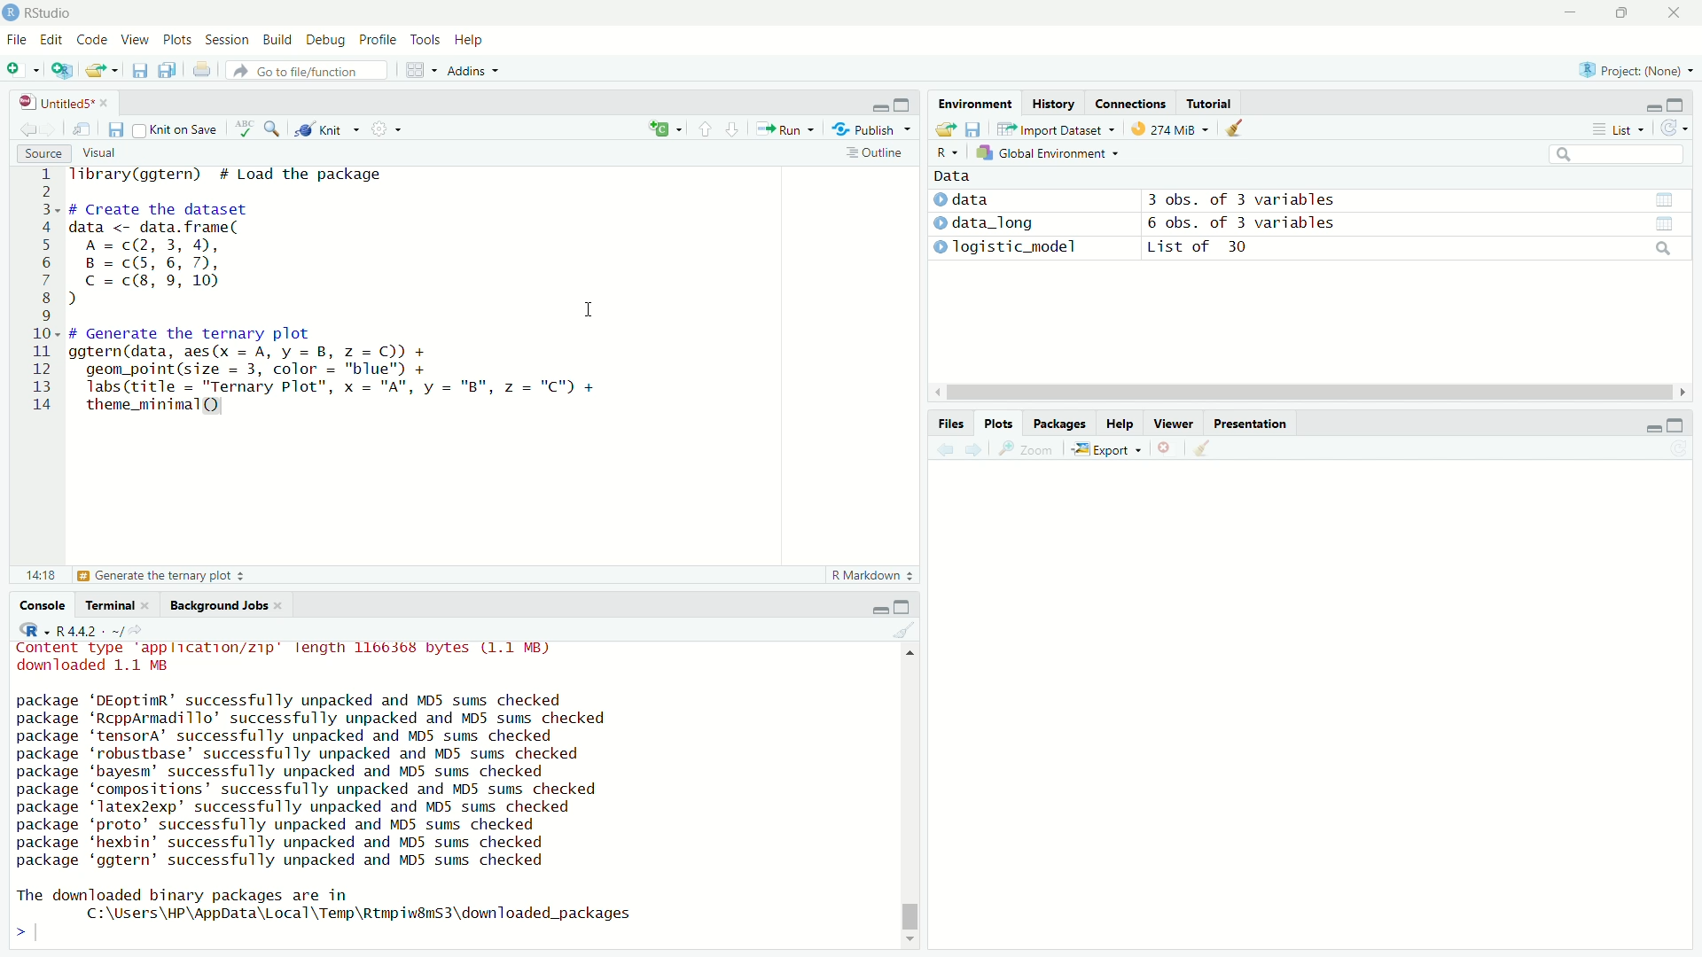 This screenshot has width=1702, height=957. I want to click on next, so click(981, 450).